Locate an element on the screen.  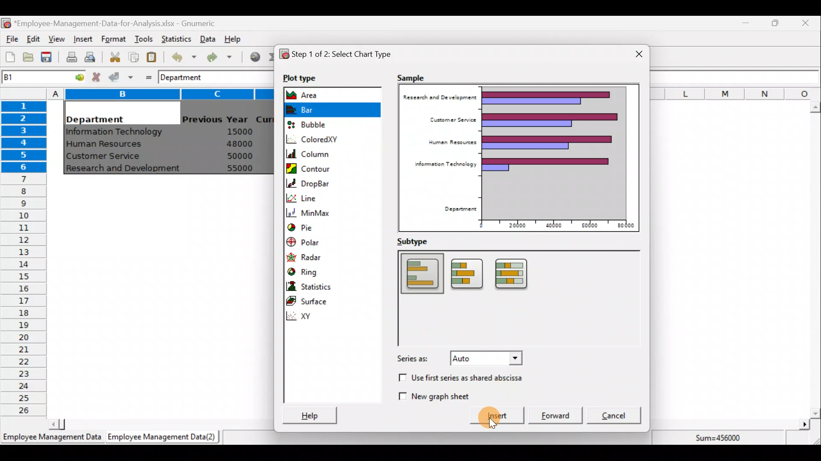
Use first series as shared abscissa is located at coordinates (460, 379).